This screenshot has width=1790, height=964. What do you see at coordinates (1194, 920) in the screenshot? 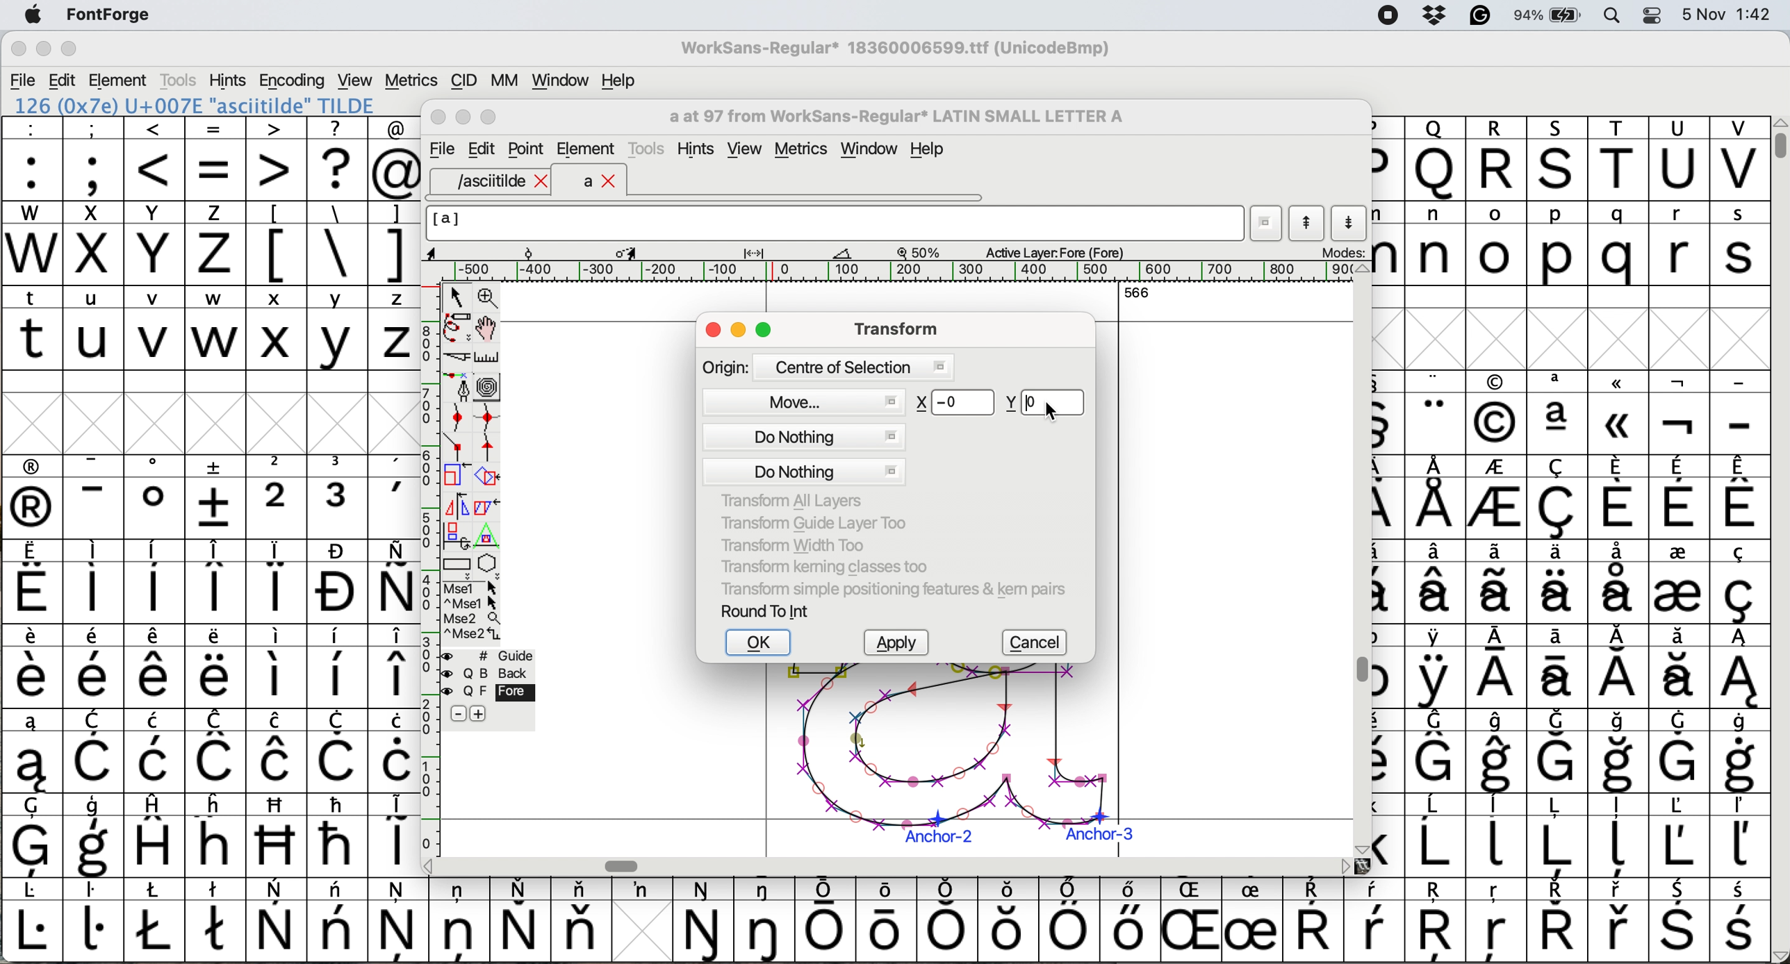
I see `` at bounding box center [1194, 920].